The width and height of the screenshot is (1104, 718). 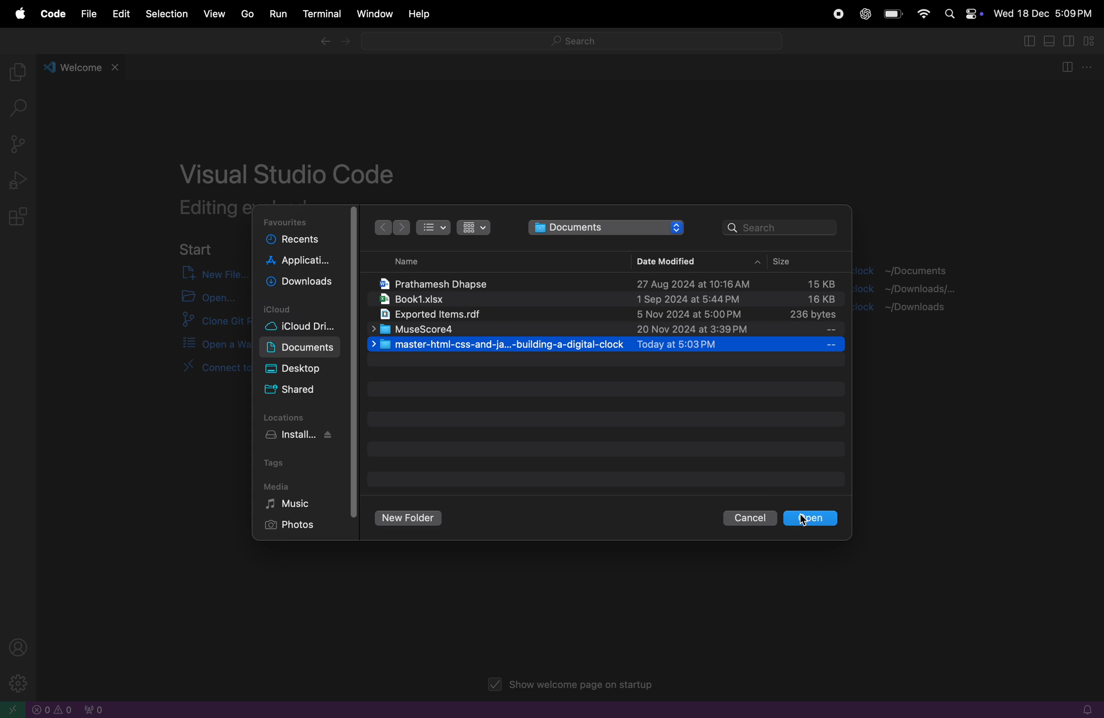 I want to click on name, so click(x=400, y=262).